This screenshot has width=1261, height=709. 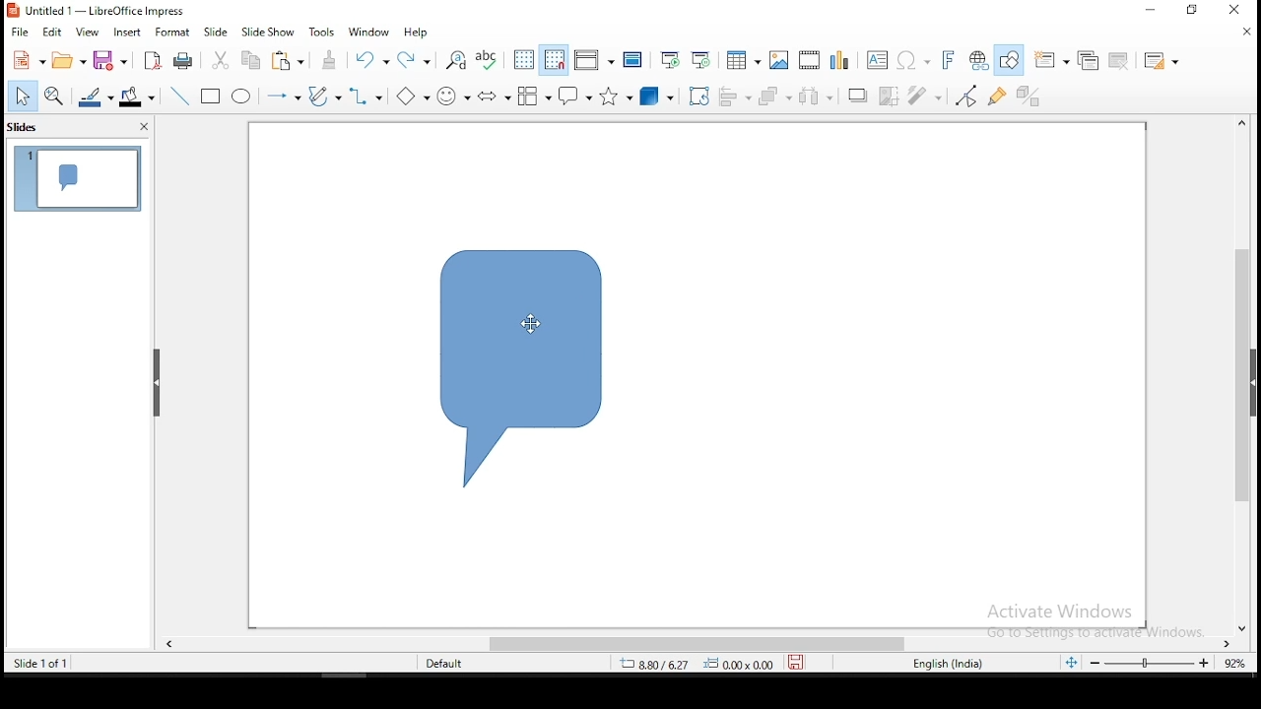 I want to click on zoom level, so click(x=1232, y=662).